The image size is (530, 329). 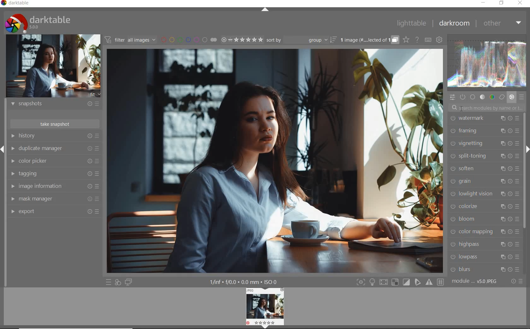 What do you see at coordinates (406, 40) in the screenshot?
I see `click to change overlays on thumbnails` at bounding box center [406, 40].